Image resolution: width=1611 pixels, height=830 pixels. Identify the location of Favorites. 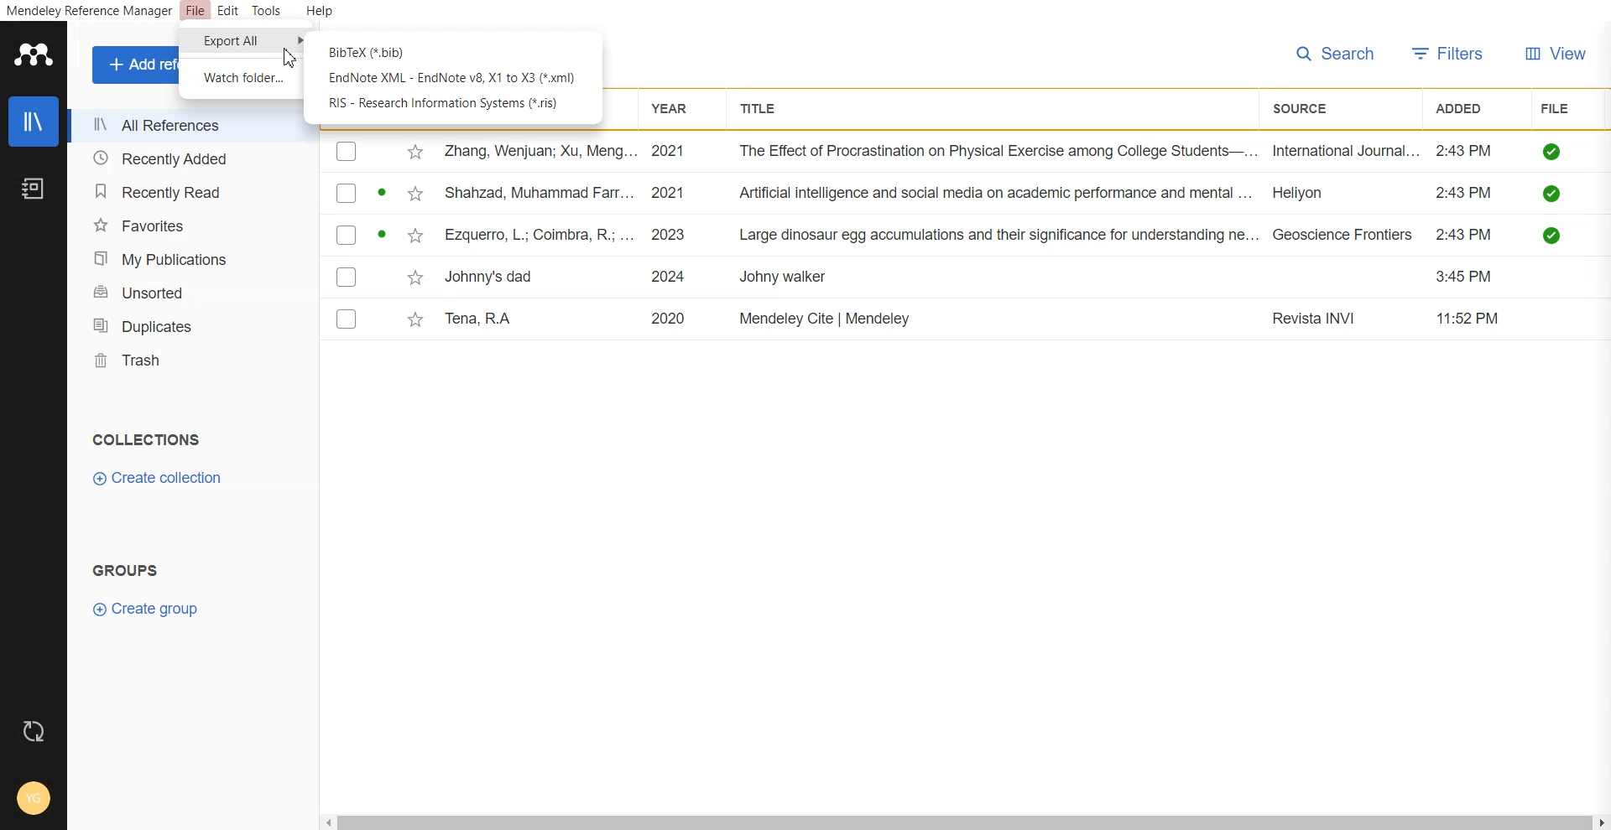
(186, 225).